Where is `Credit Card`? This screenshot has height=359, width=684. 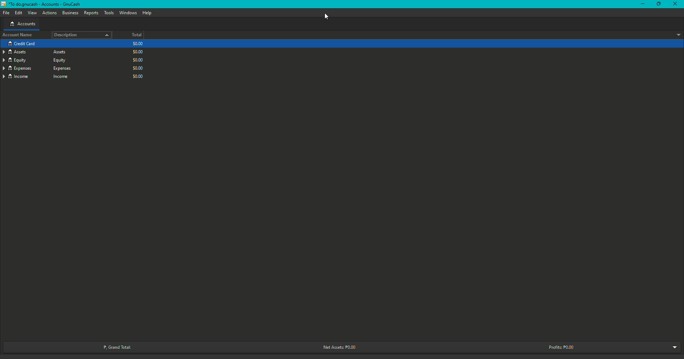
Credit Card is located at coordinates (37, 52).